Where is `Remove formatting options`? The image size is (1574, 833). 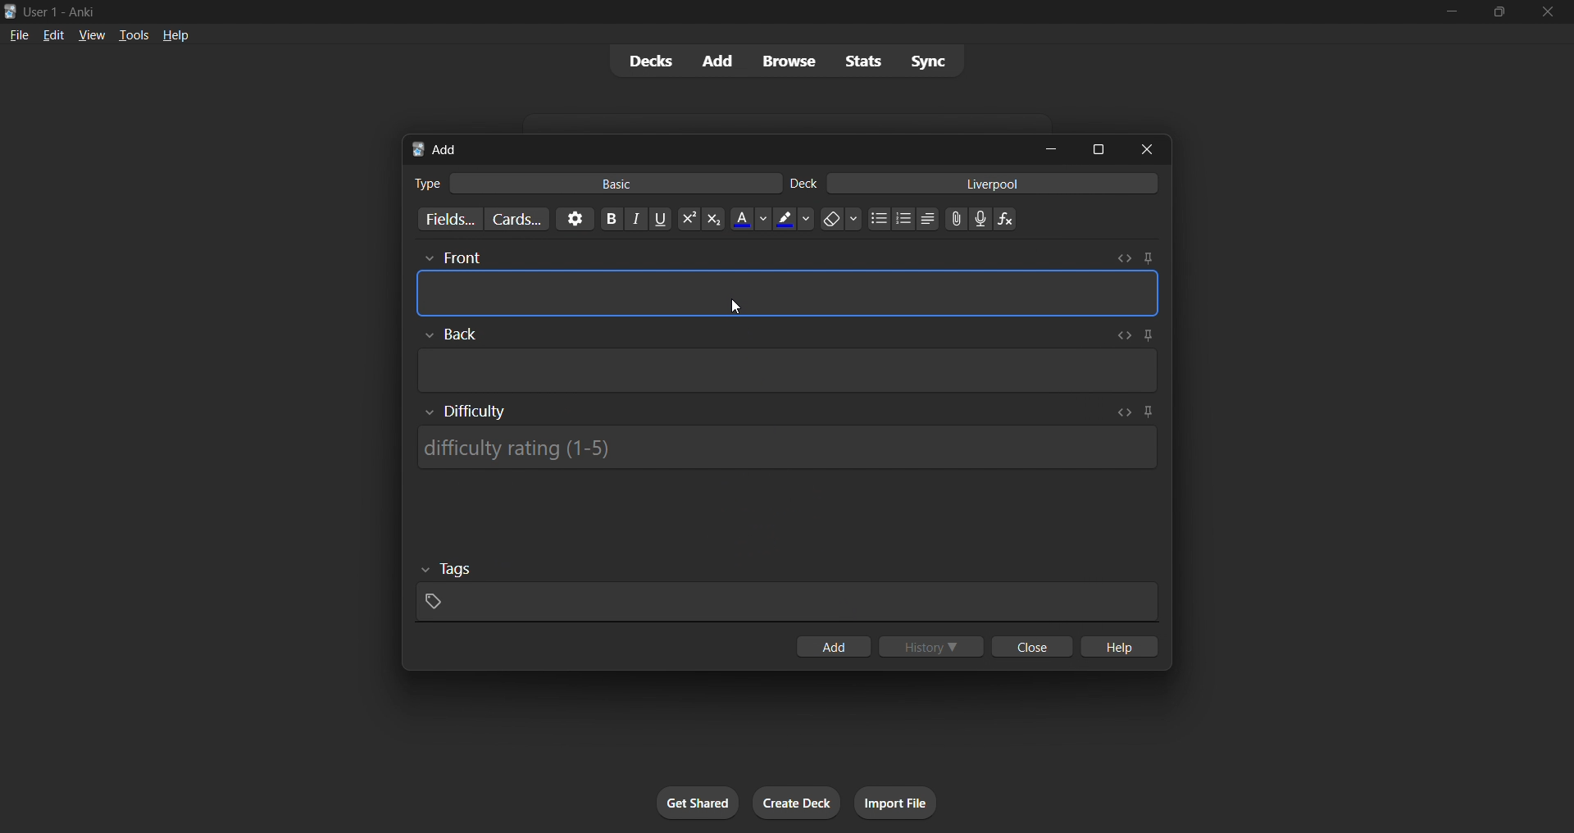 Remove formatting options is located at coordinates (842, 219).